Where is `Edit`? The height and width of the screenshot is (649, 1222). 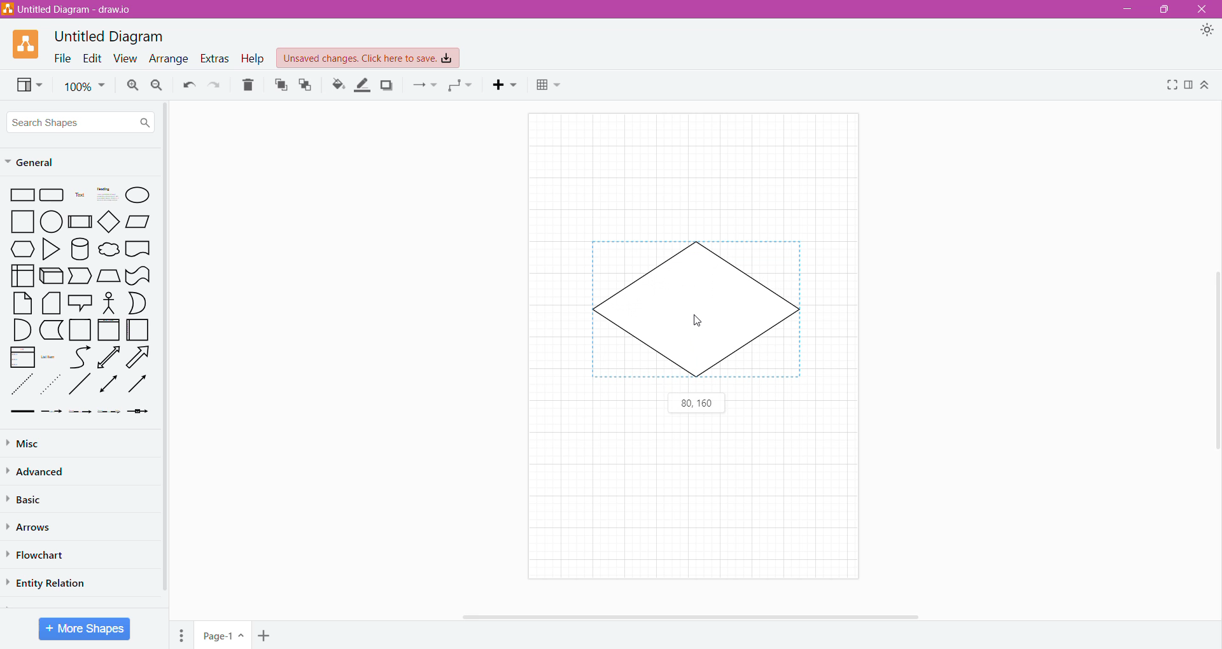
Edit is located at coordinates (90, 58).